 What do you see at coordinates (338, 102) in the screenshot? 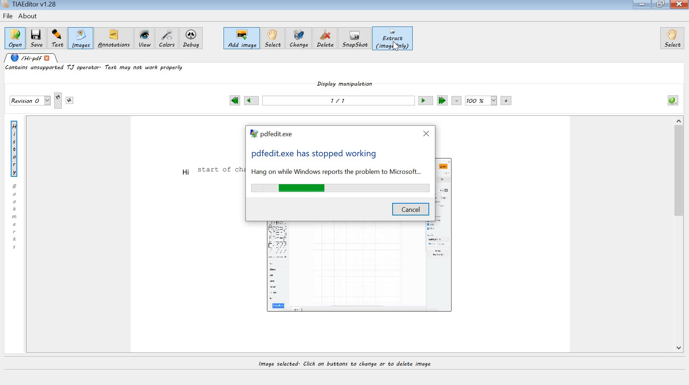
I see `previous or next page` at bounding box center [338, 102].